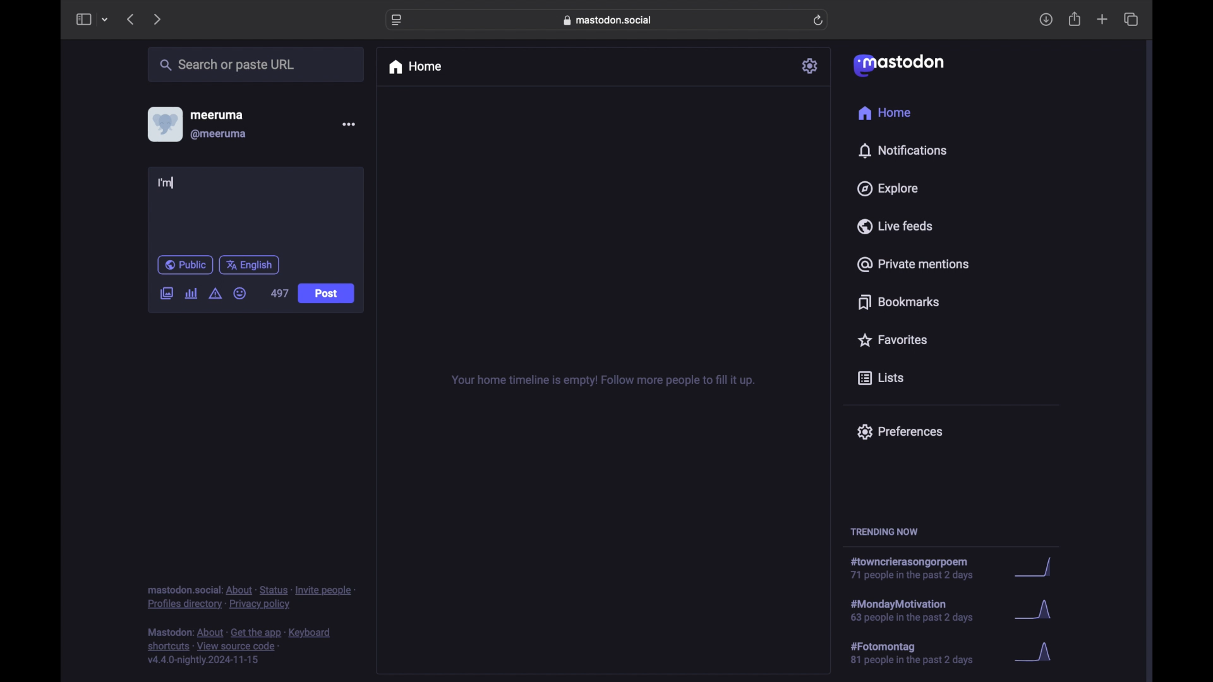  What do you see at coordinates (168, 183) in the screenshot?
I see `I'm` at bounding box center [168, 183].